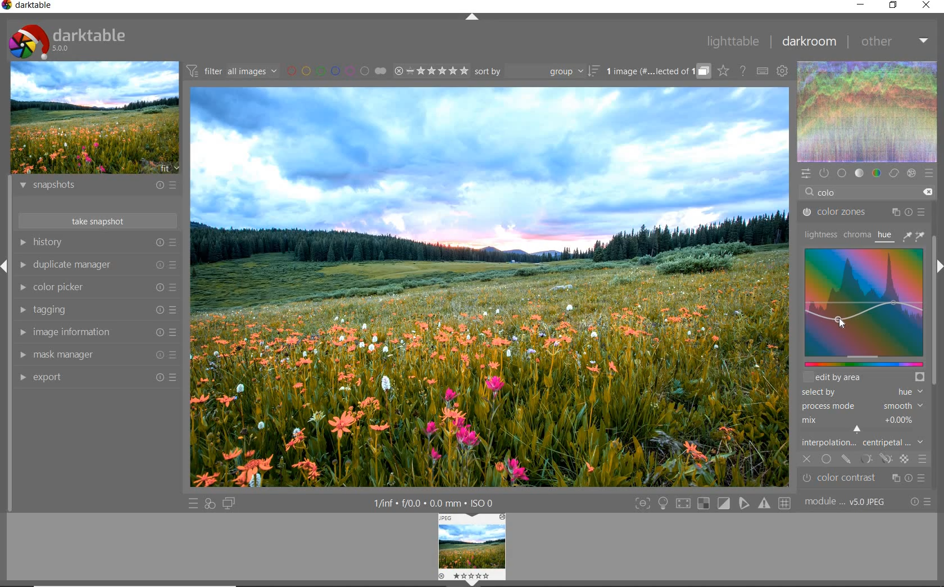 This screenshot has width=944, height=587. Describe the element at coordinates (862, 6) in the screenshot. I see `minimize` at that location.